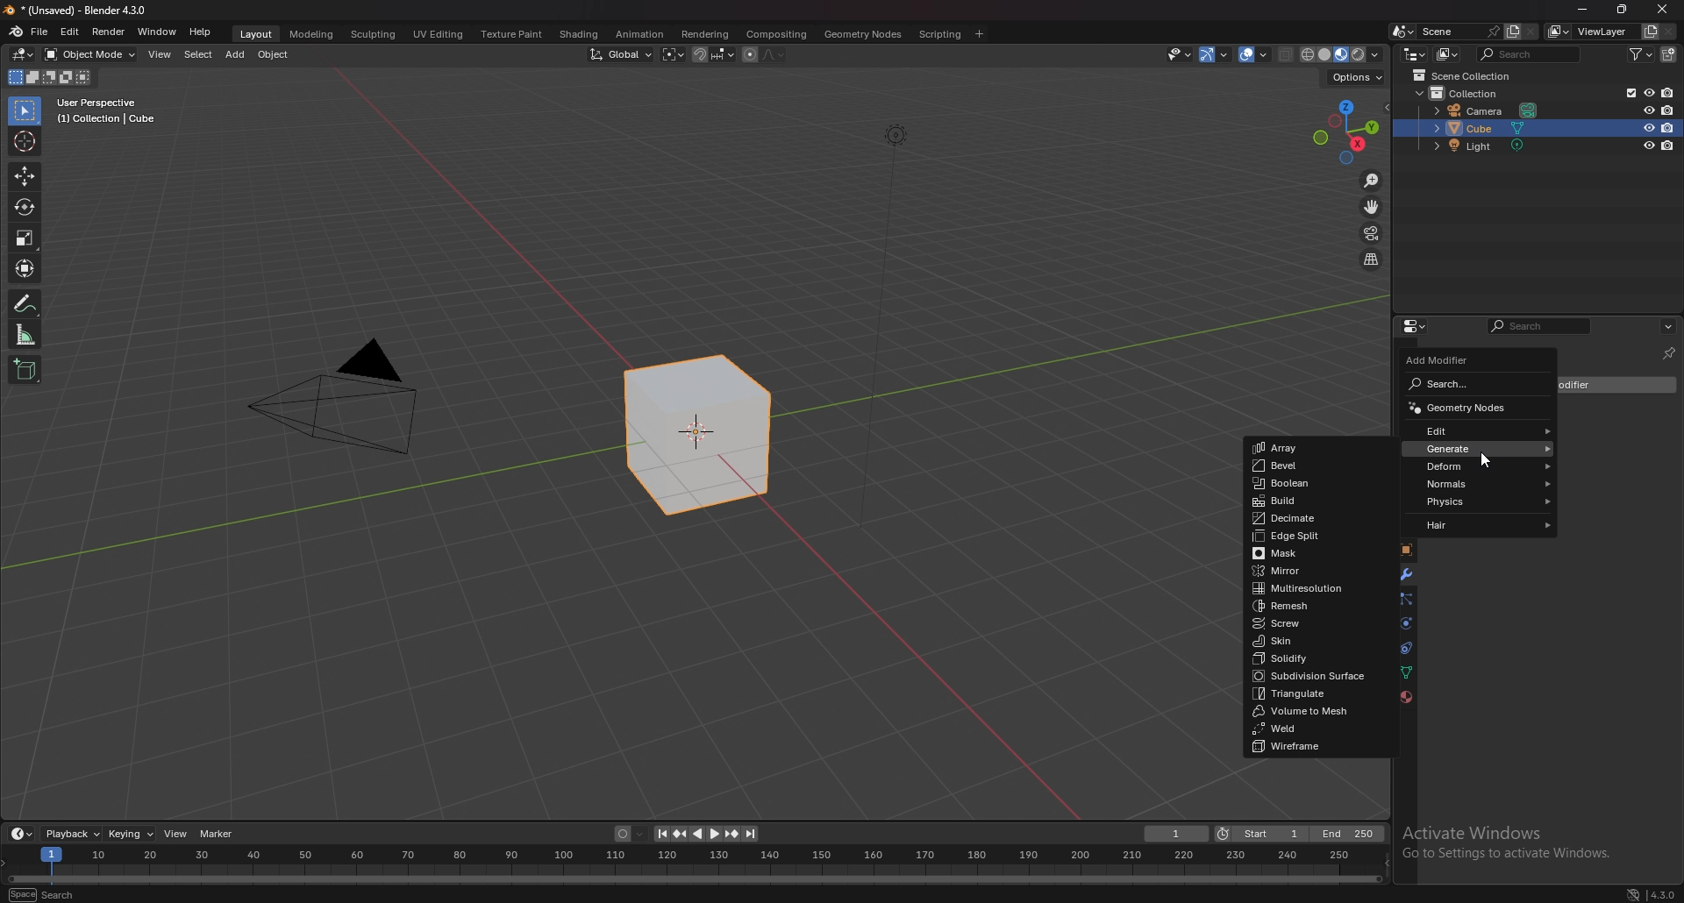  What do you see at coordinates (1179, 54) in the screenshot?
I see `visiblity and selectibility` at bounding box center [1179, 54].